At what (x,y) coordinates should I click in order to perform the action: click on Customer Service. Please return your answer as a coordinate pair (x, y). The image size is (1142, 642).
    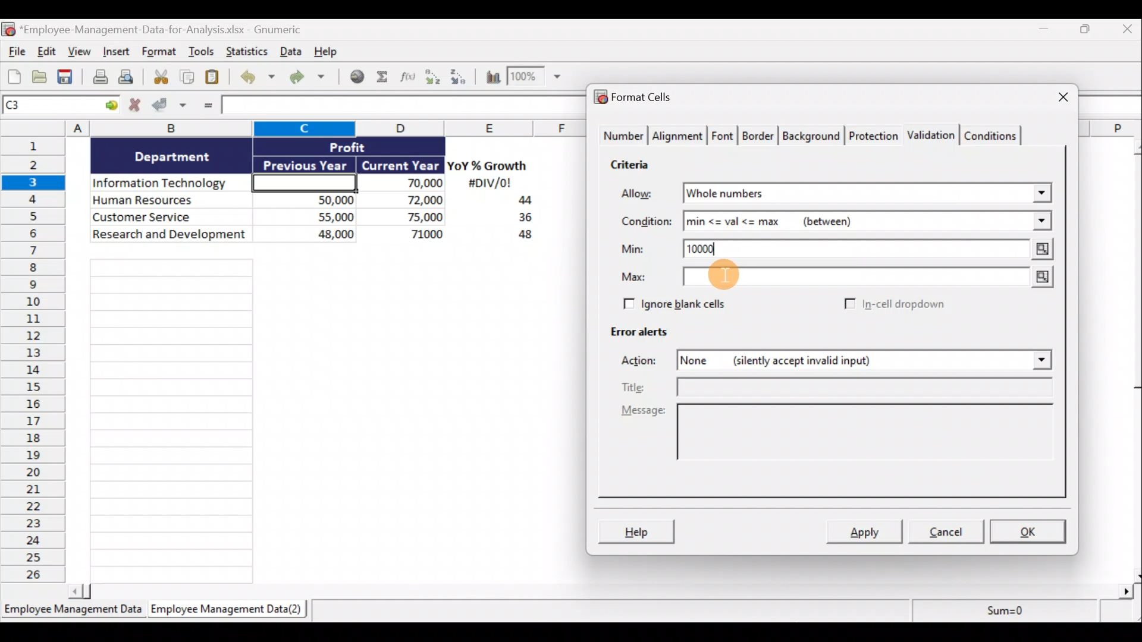
    Looking at the image, I should click on (171, 216).